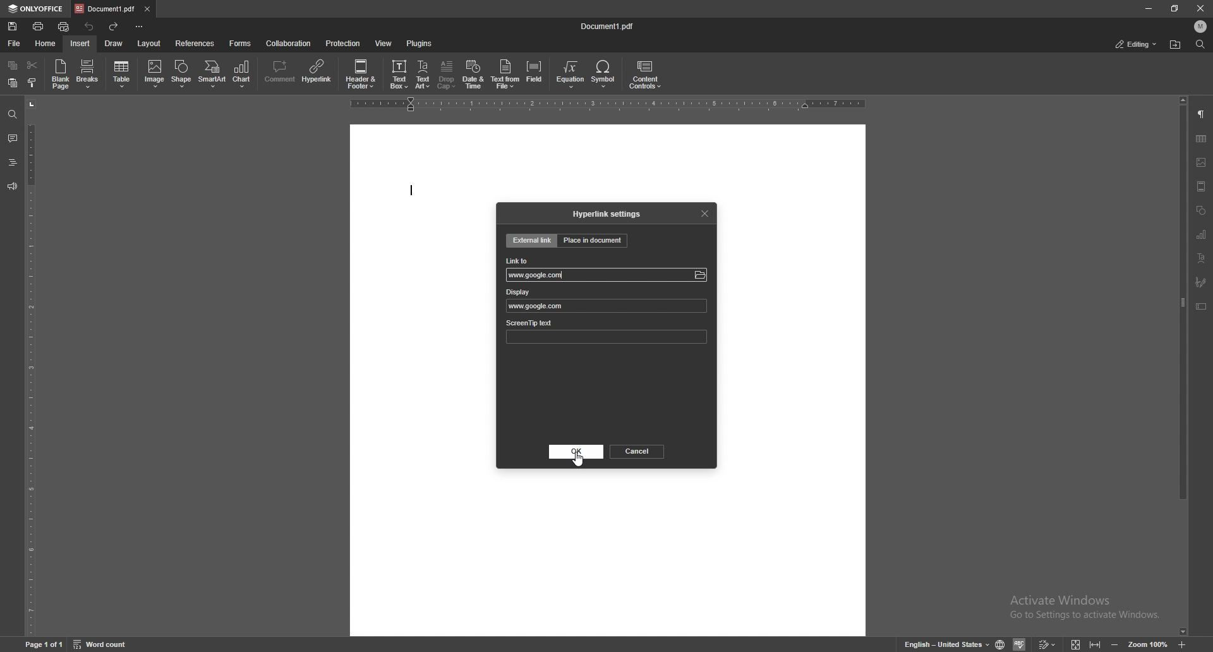  What do you see at coordinates (1200, 211) in the screenshot?
I see `shapes` at bounding box center [1200, 211].